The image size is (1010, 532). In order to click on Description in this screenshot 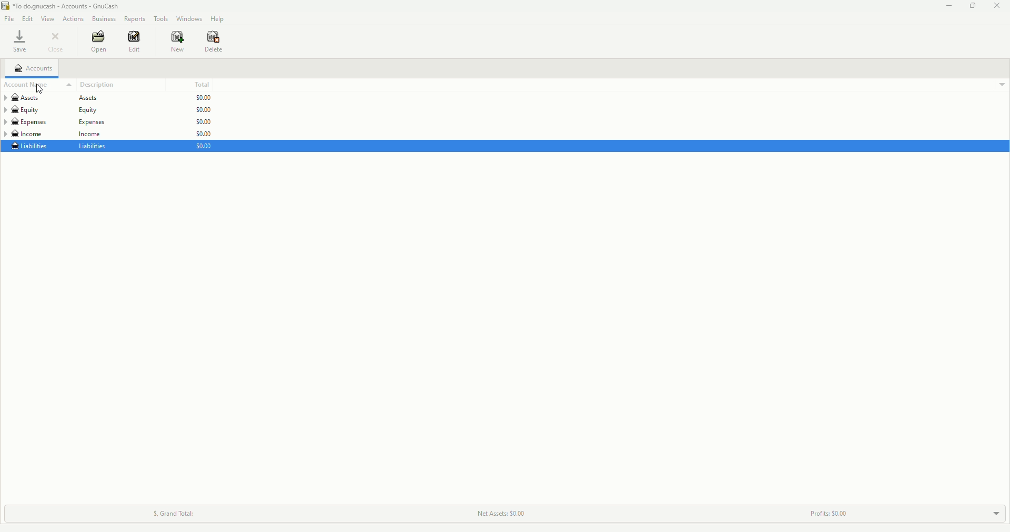, I will do `click(97, 85)`.